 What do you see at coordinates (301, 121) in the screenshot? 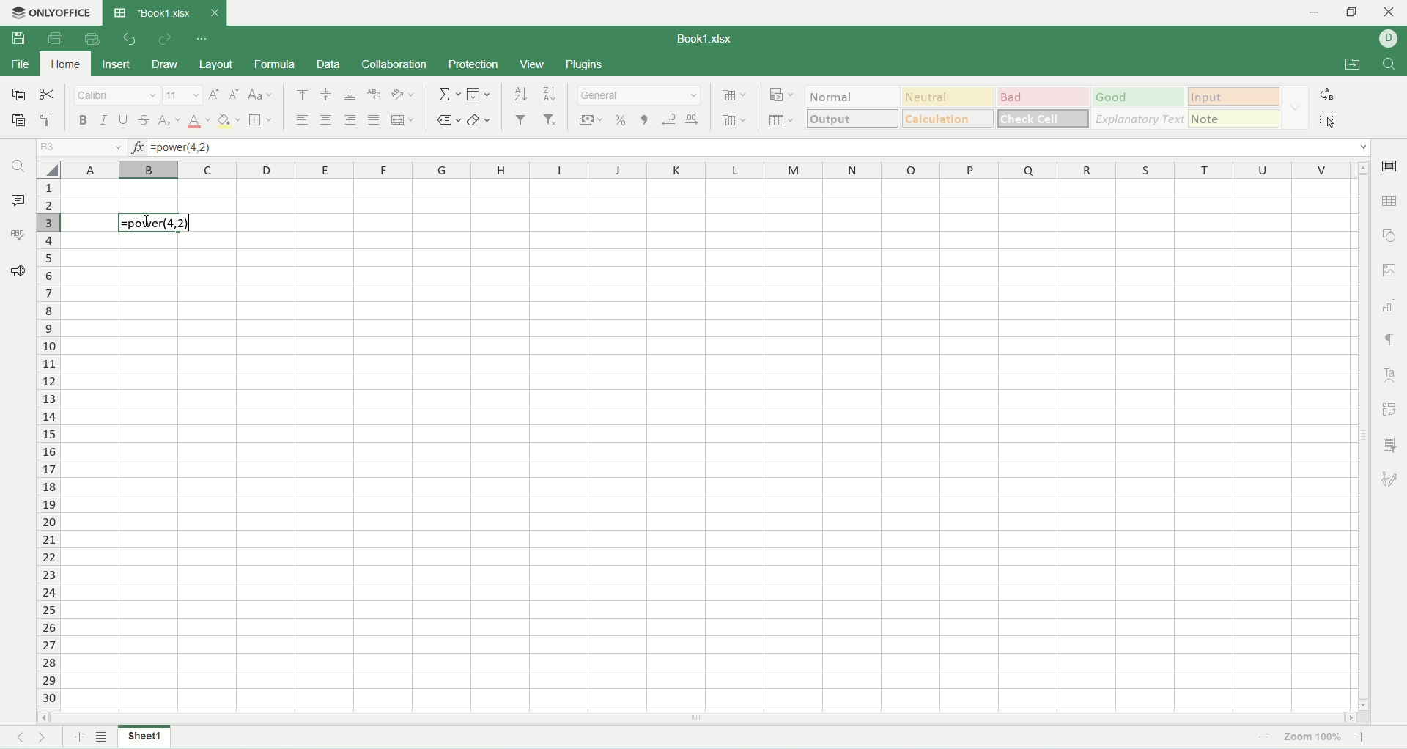
I see `align left` at bounding box center [301, 121].